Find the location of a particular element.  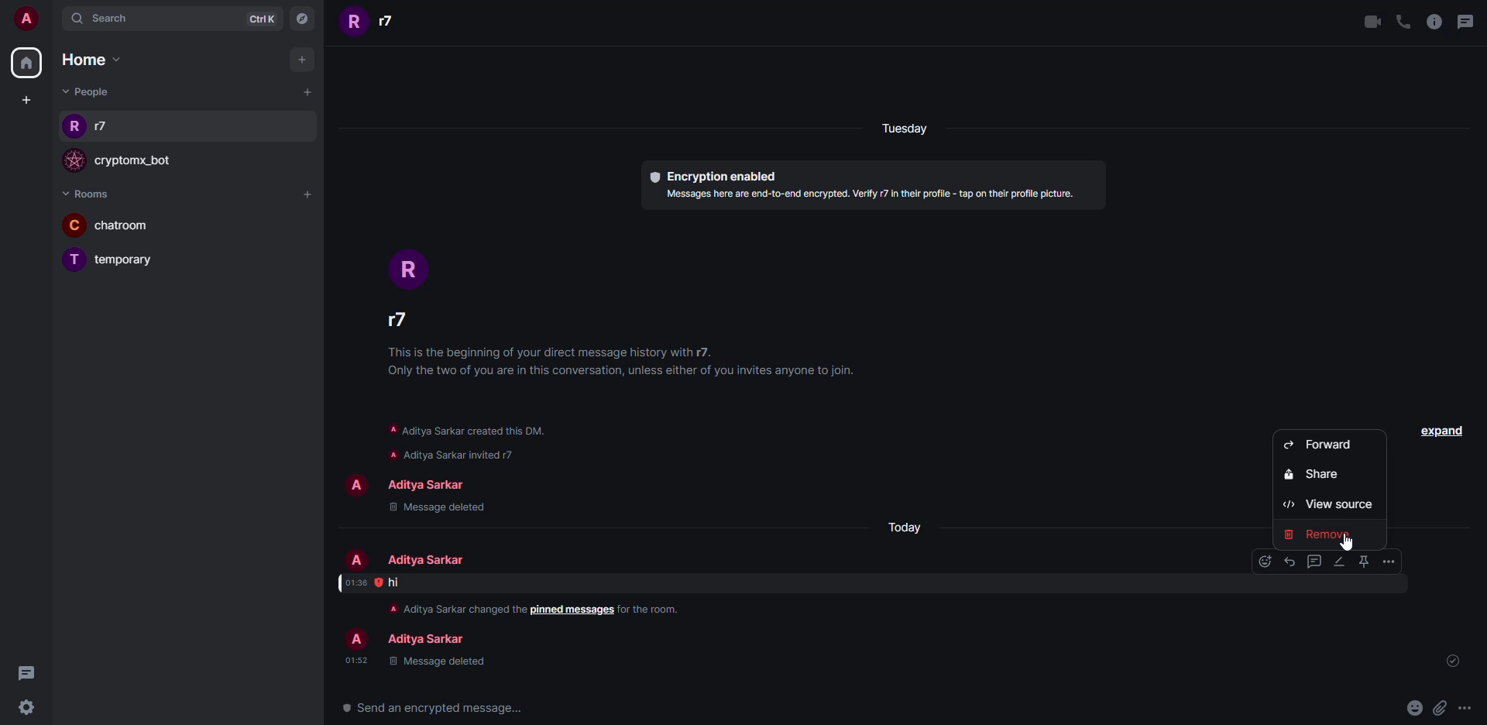

message deleted is located at coordinates (438, 507).